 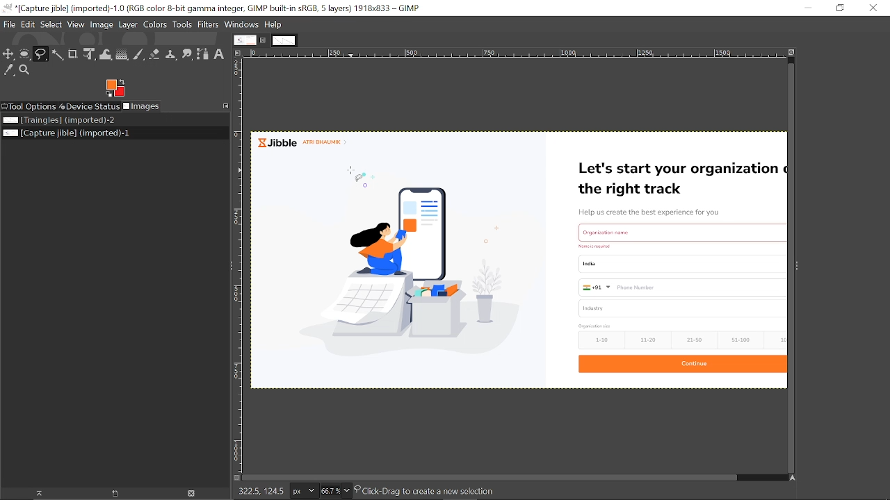 What do you see at coordinates (171, 54) in the screenshot?
I see `Clone tool` at bounding box center [171, 54].